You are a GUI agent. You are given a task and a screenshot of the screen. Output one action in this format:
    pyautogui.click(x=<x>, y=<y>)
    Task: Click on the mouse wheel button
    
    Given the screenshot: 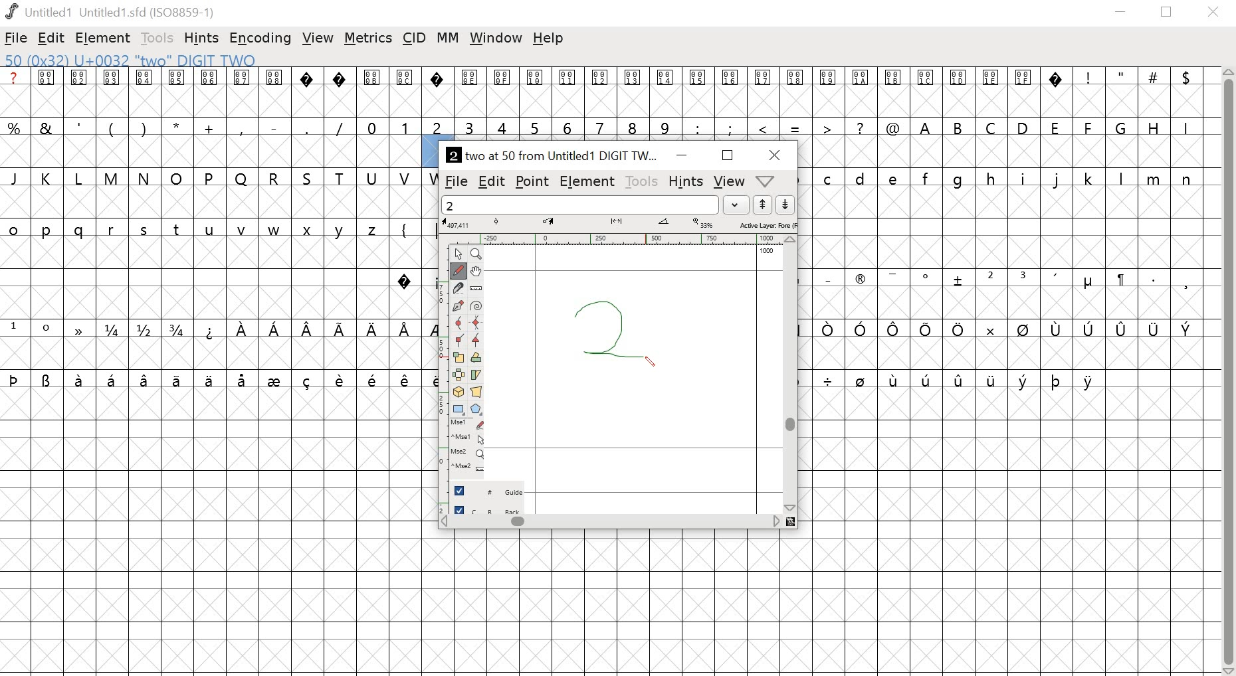 What is the action you would take?
    pyautogui.click(x=469, y=454)
    